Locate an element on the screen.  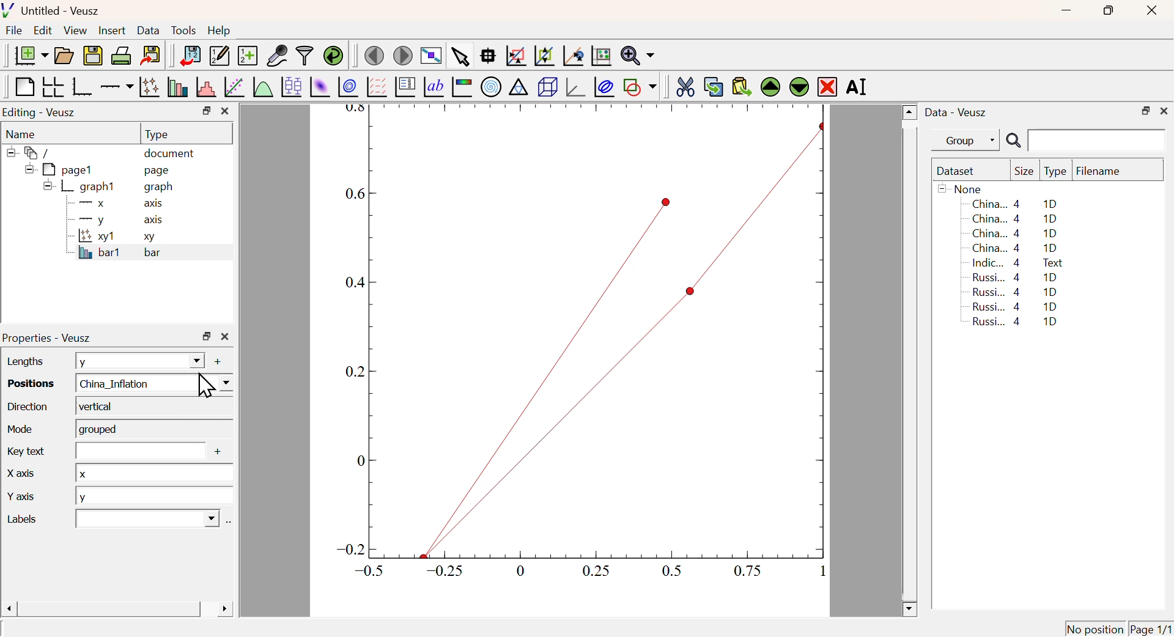
View plot fullscreen is located at coordinates (429, 57).